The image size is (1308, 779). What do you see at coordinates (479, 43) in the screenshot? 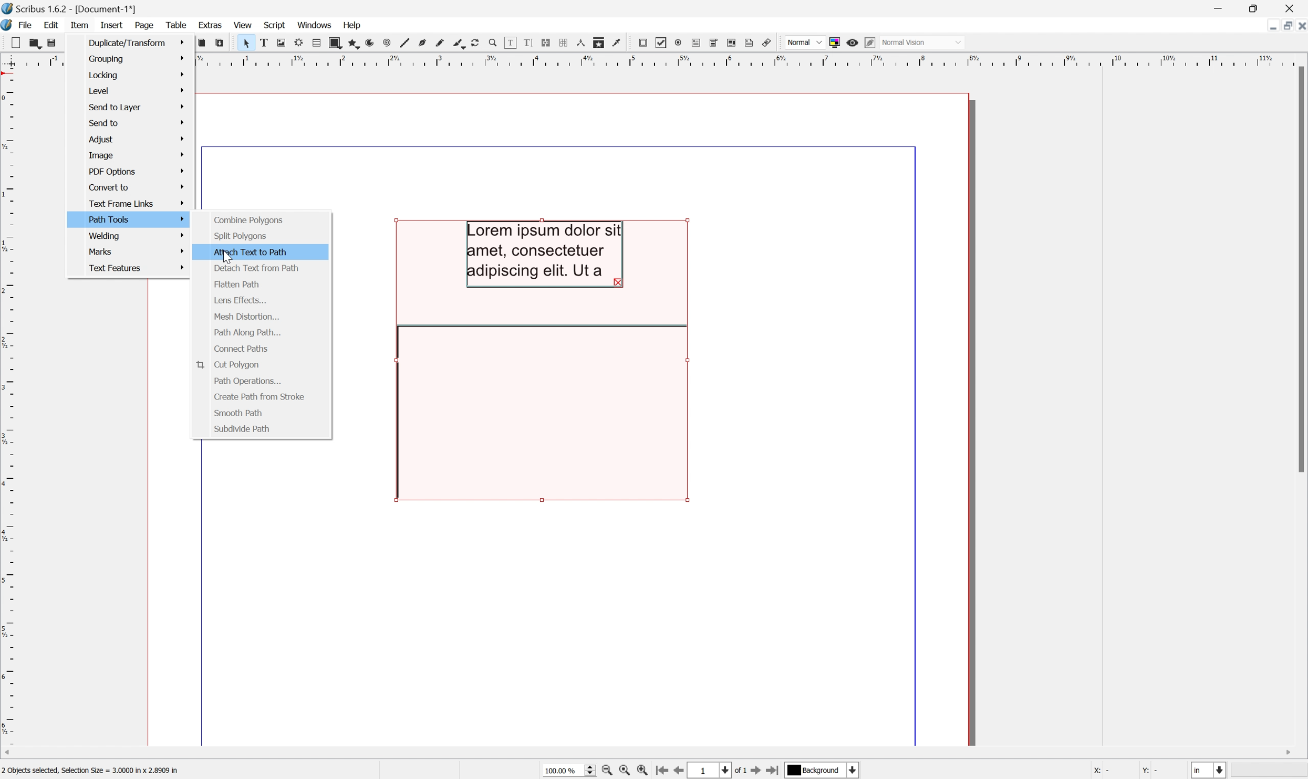
I see `Rotate item` at bounding box center [479, 43].